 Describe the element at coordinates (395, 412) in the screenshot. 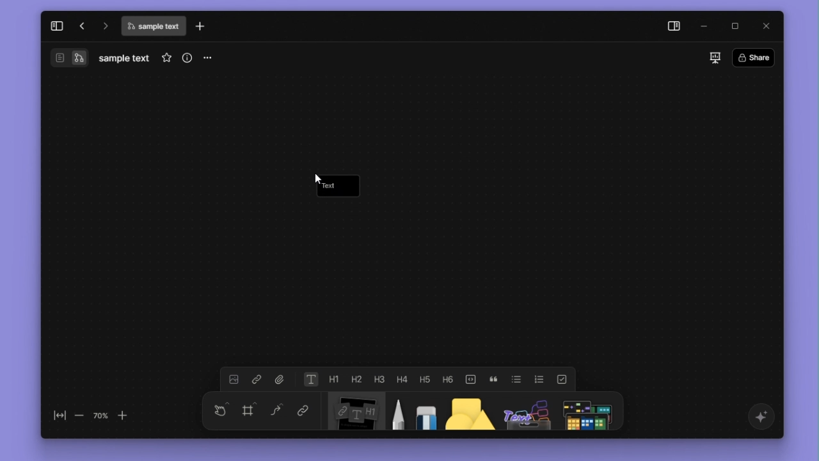

I see `pen` at that location.